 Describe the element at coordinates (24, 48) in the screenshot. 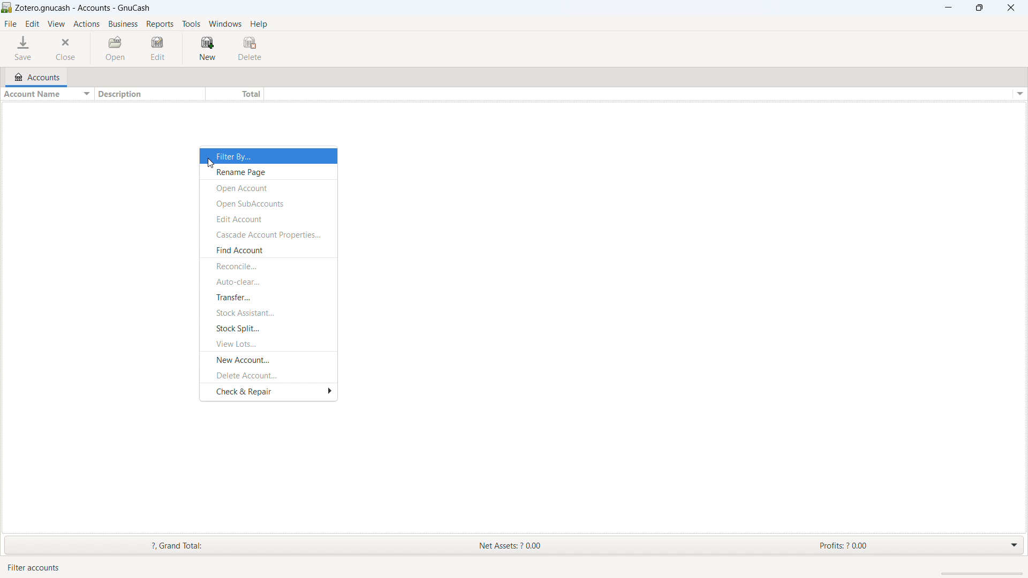

I see `save` at that location.